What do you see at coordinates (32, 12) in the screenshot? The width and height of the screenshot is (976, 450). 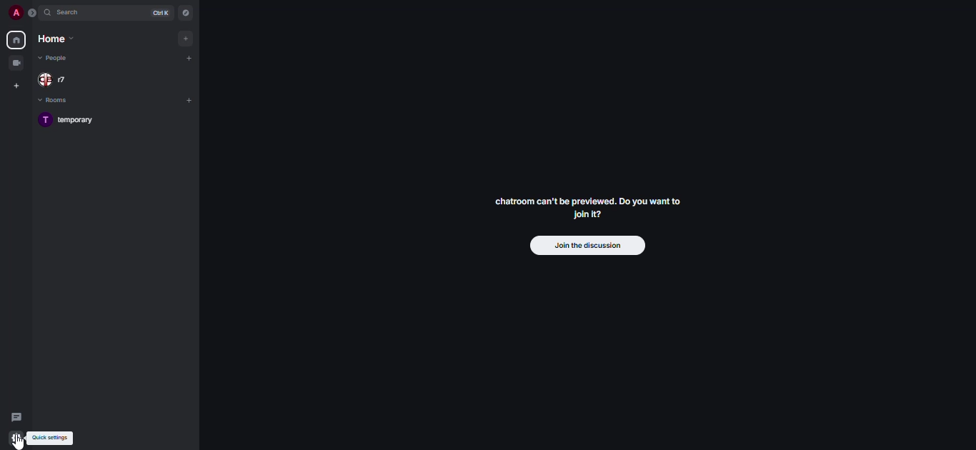 I see `expand` at bounding box center [32, 12].